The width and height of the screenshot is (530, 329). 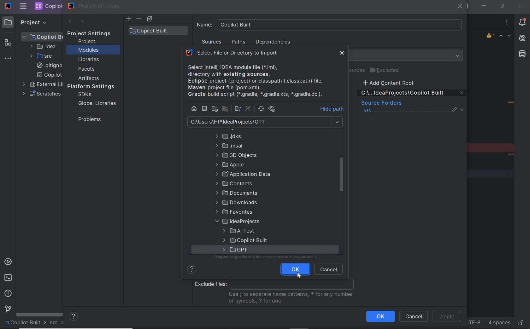 I want to click on module directory, so click(x=226, y=110).